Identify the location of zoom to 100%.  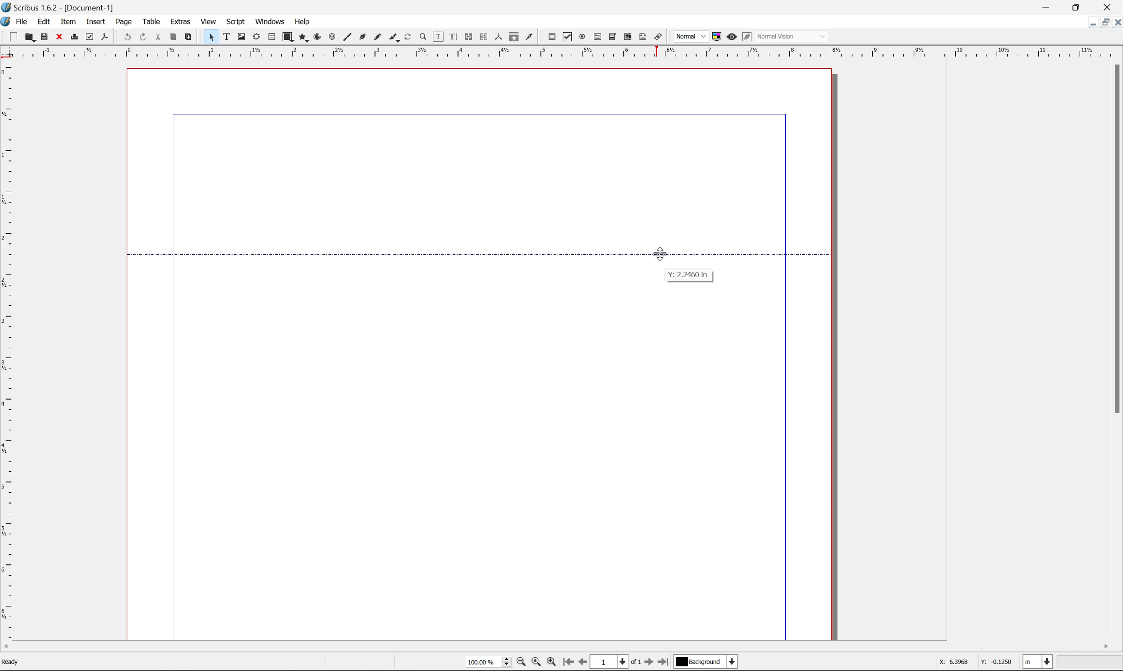
(537, 664).